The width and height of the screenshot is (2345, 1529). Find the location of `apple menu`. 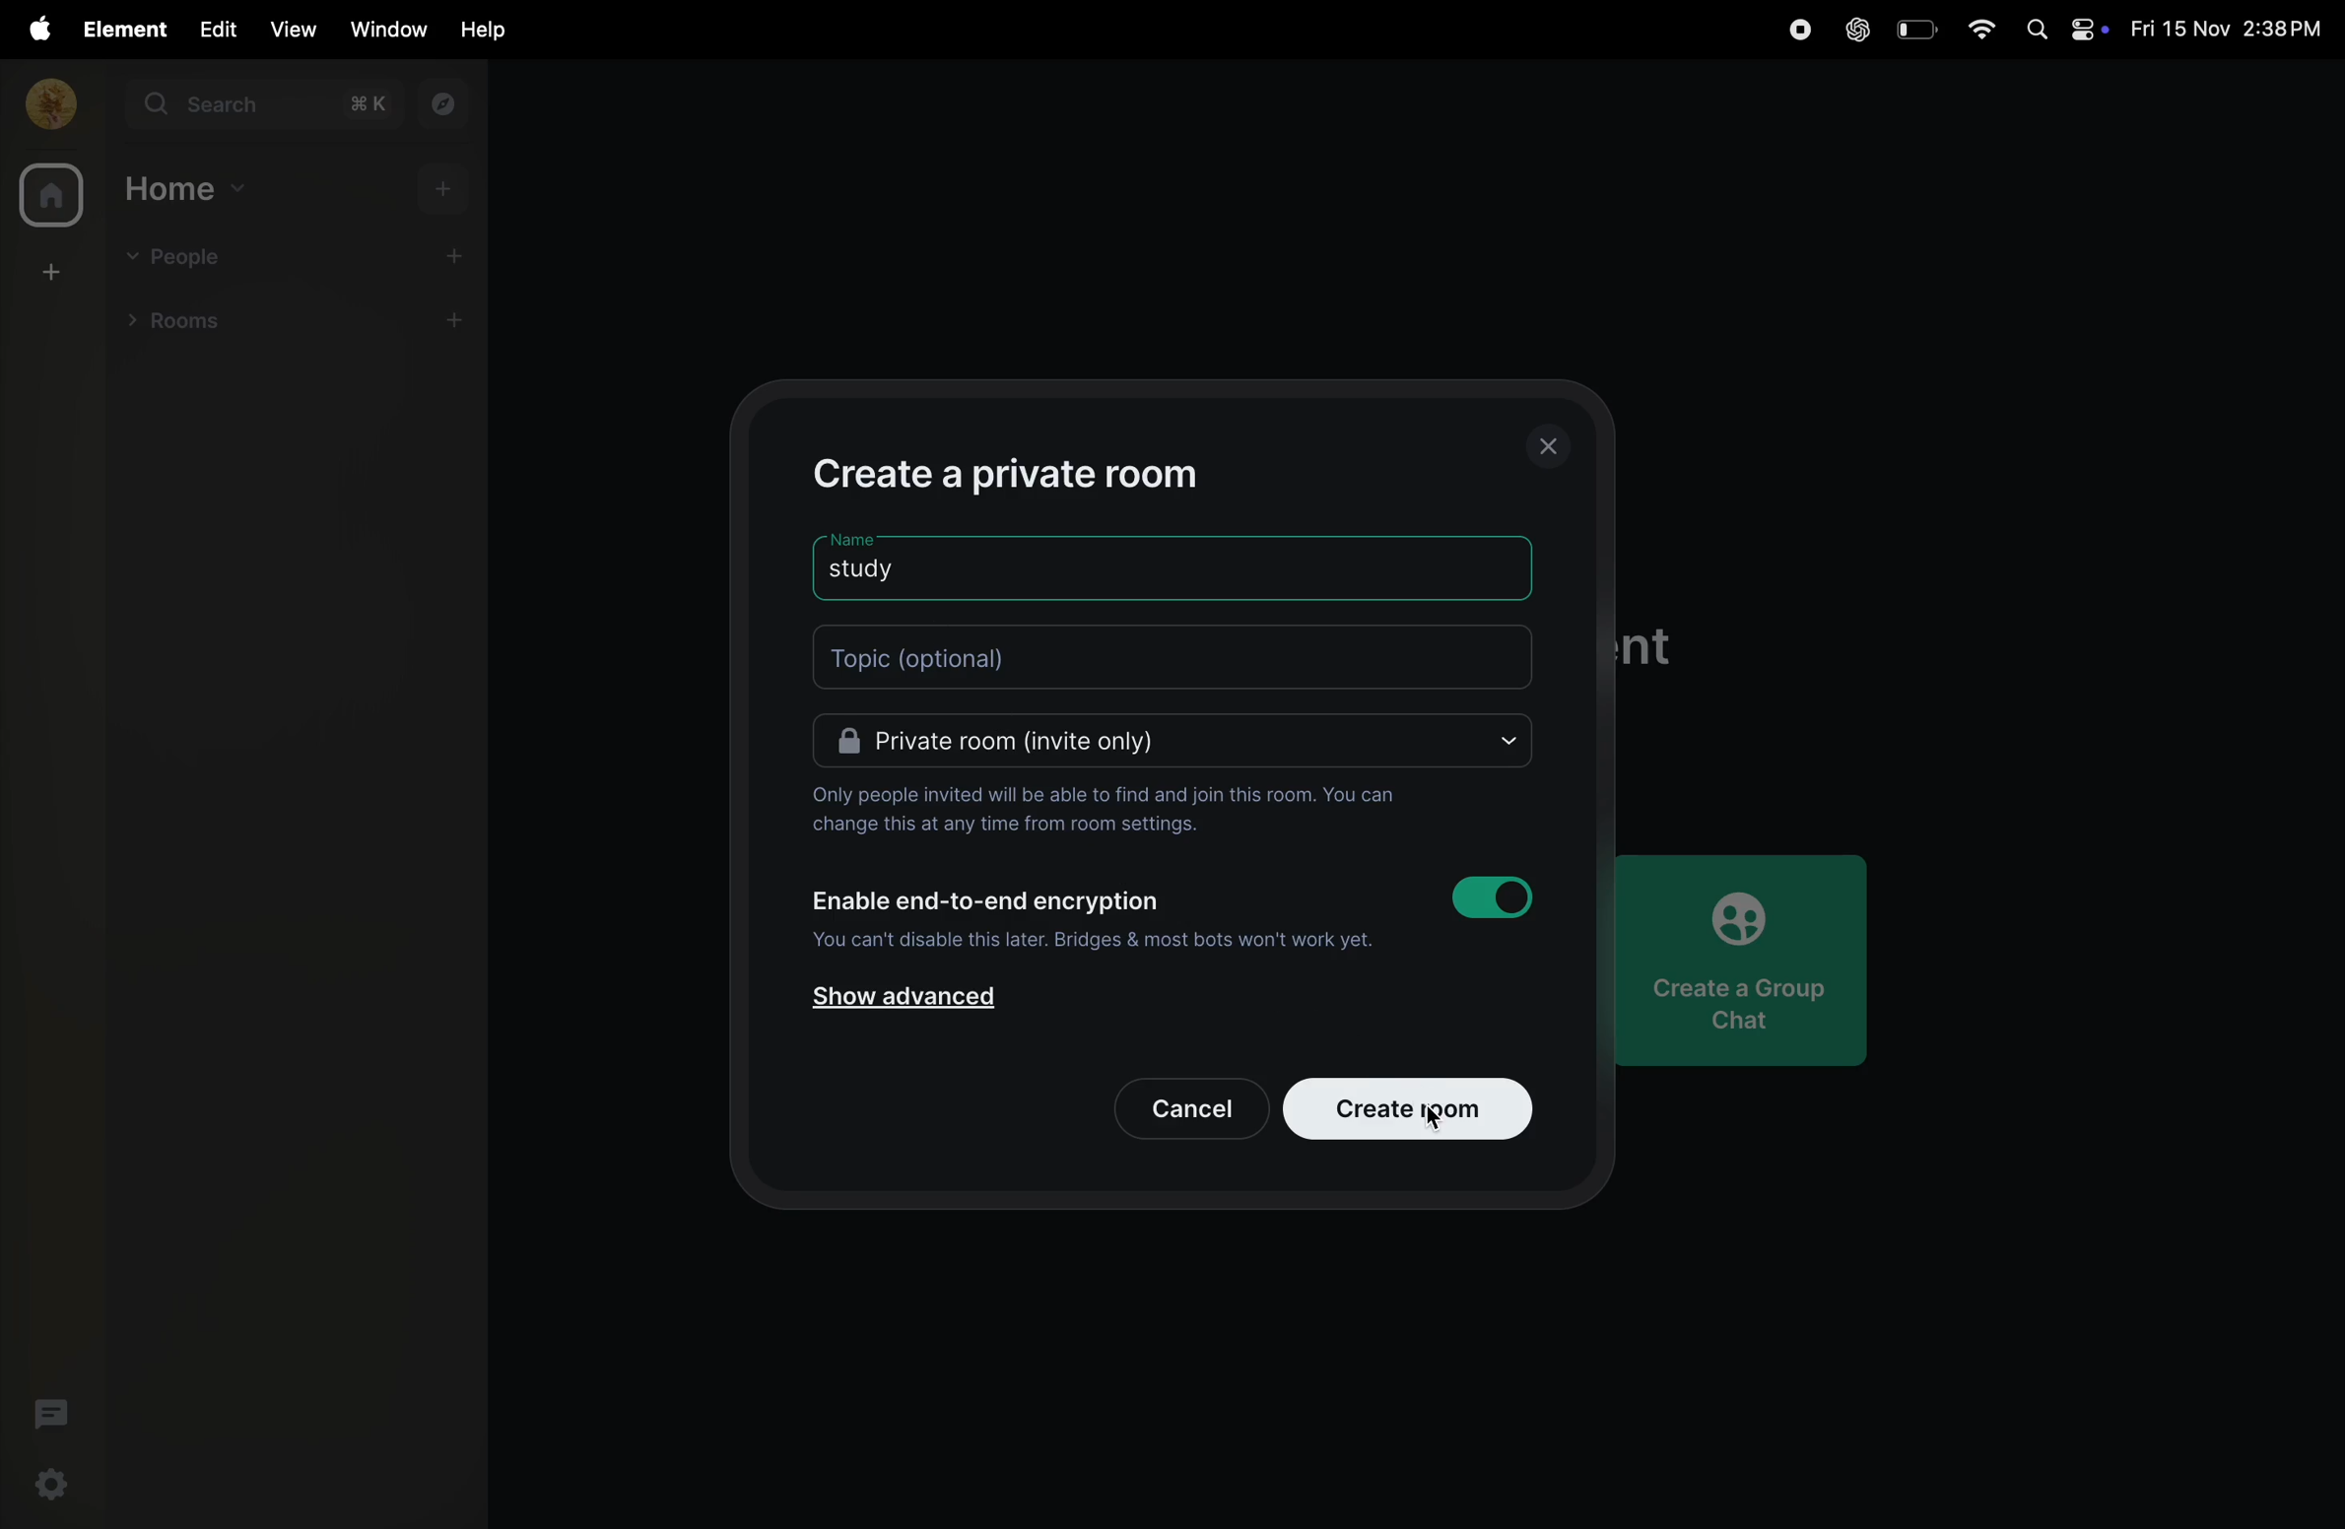

apple menu is located at coordinates (33, 29).